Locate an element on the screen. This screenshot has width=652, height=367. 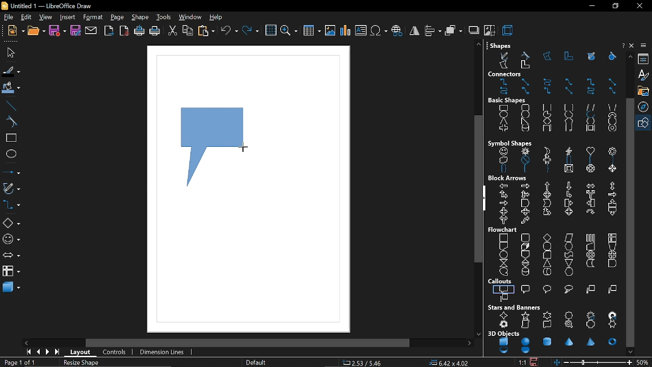
symbol shapes is located at coordinates (510, 143).